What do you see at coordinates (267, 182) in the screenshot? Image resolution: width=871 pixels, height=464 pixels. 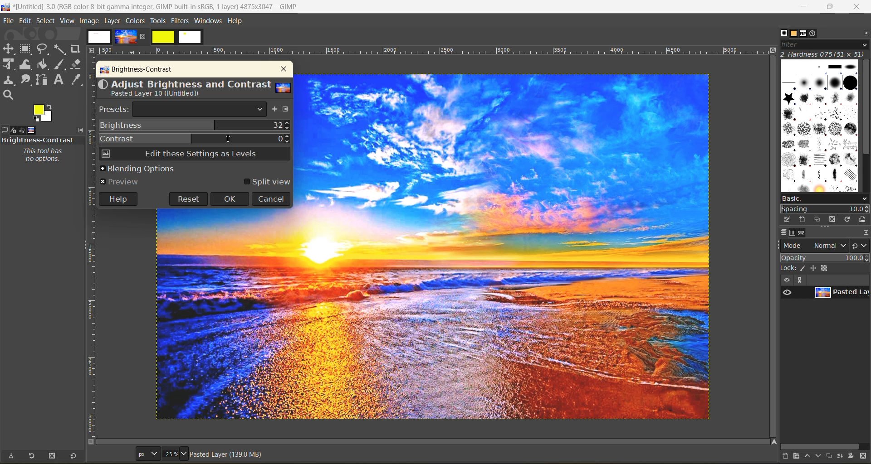 I see `split view` at bounding box center [267, 182].